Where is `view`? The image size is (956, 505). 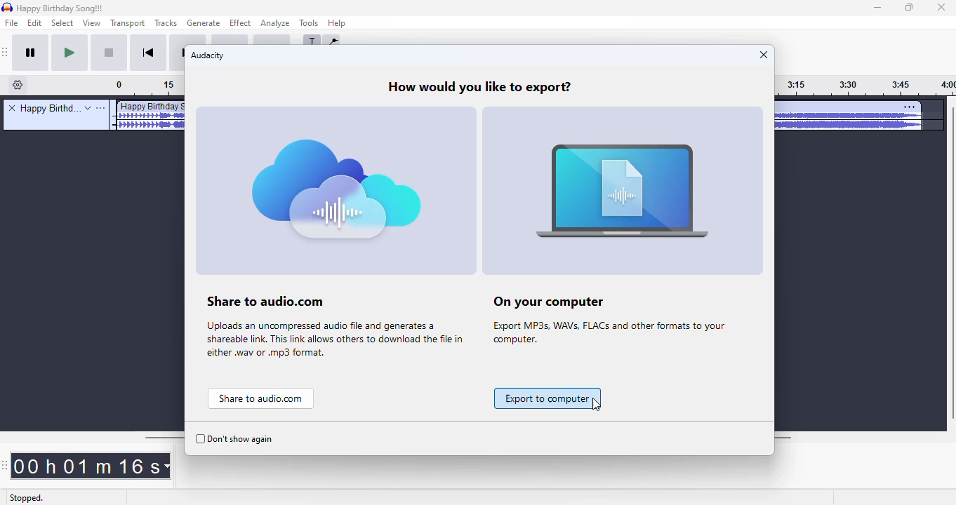
view is located at coordinates (91, 23).